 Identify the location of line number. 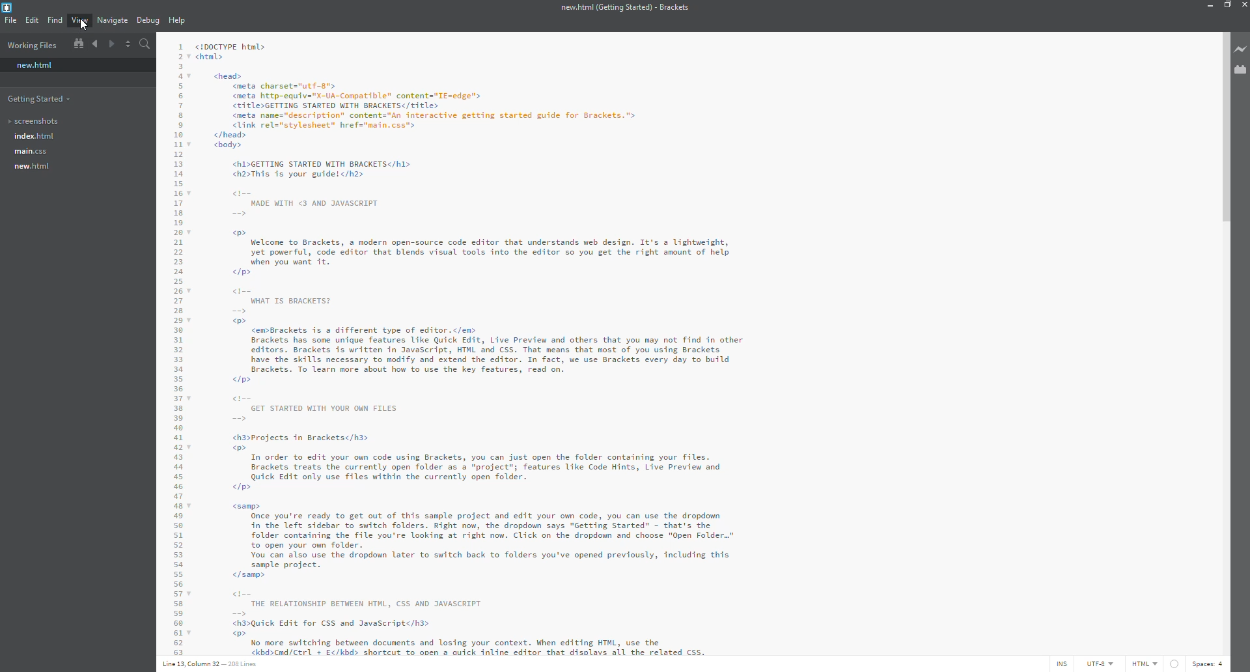
(212, 664).